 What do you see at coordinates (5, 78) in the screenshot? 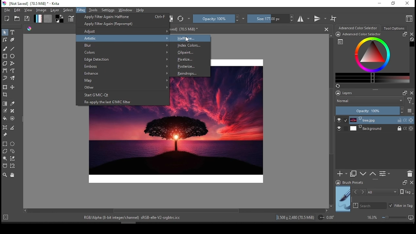
I see `dynamic brush tool` at bounding box center [5, 78].